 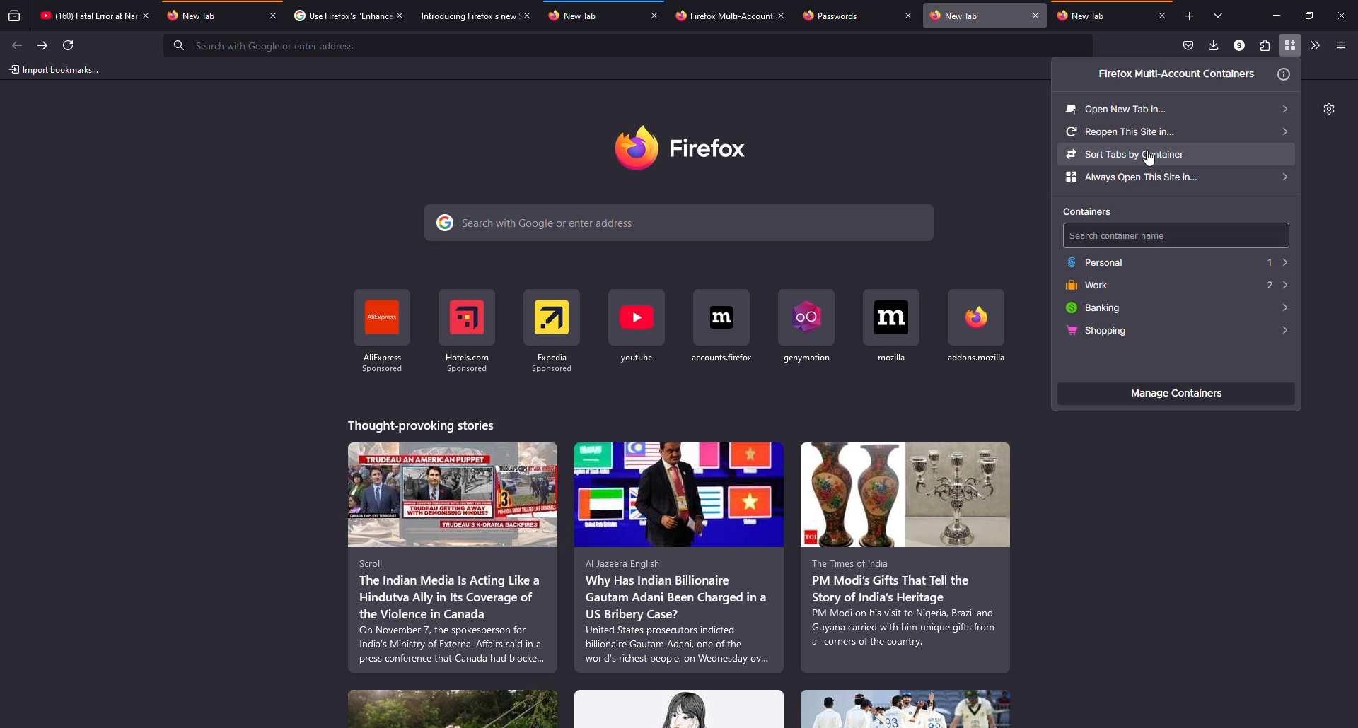 What do you see at coordinates (908, 17) in the screenshot?
I see `close` at bounding box center [908, 17].